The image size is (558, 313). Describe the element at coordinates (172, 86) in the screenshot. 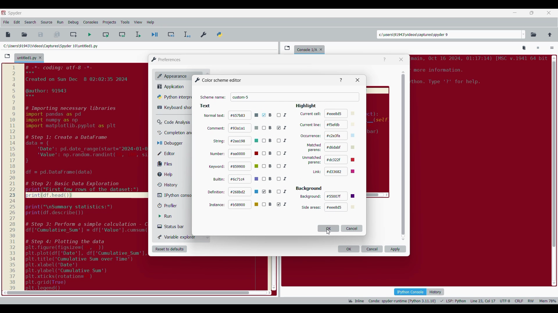

I see `Application` at that location.